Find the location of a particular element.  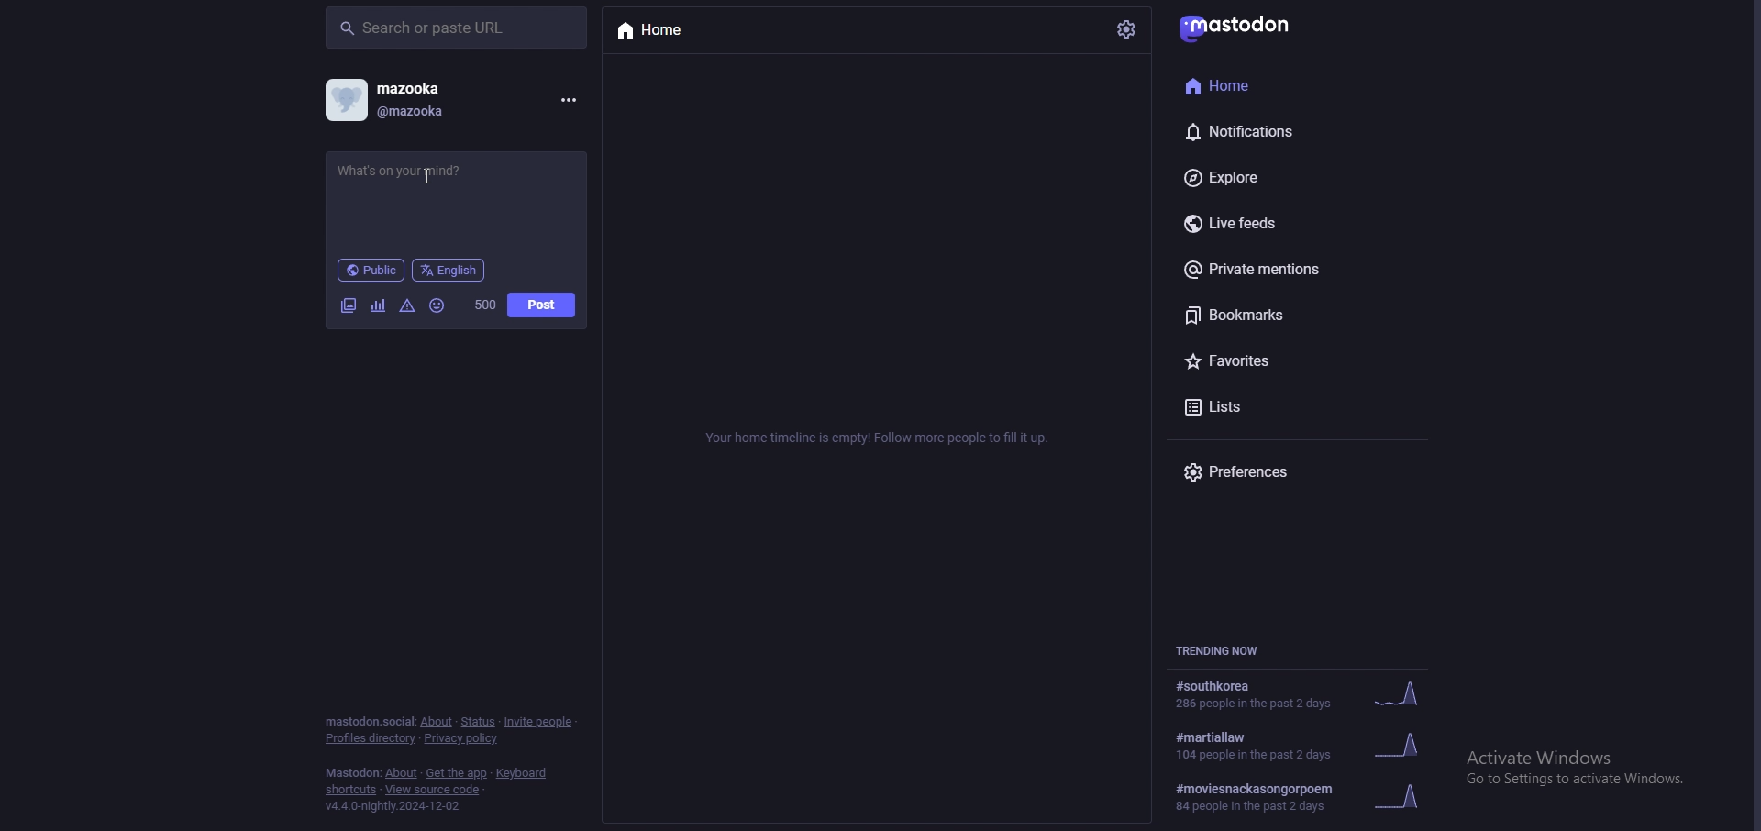

polls is located at coordinates (380, 308).